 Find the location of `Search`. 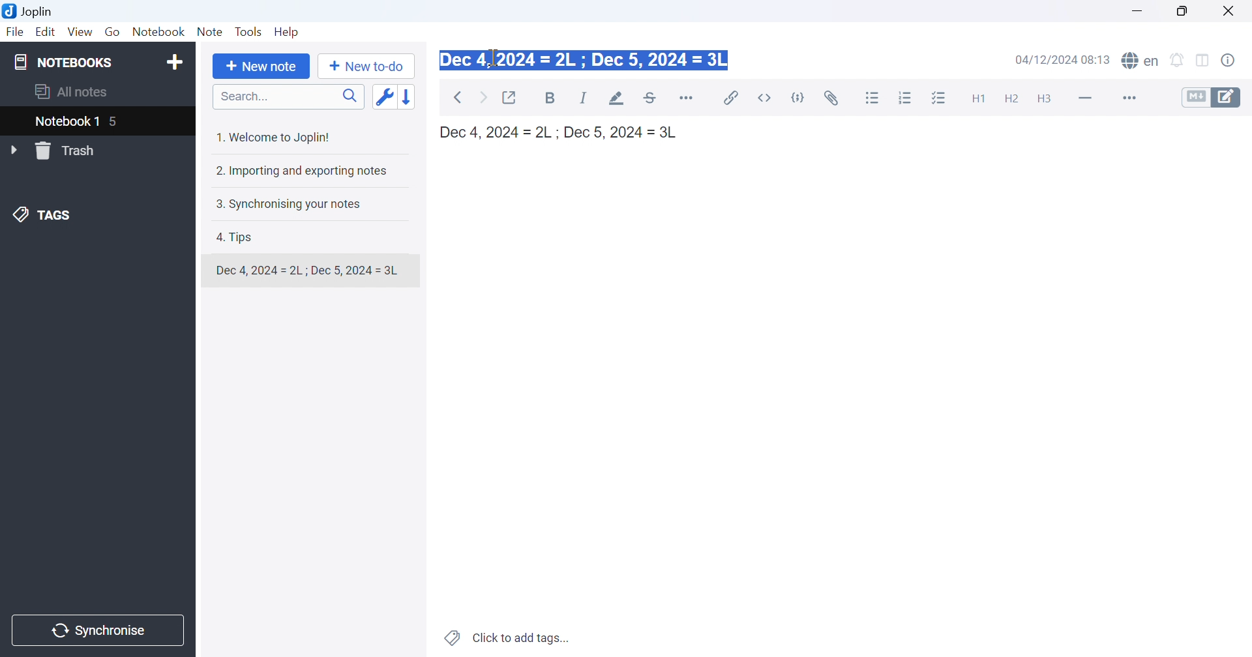

Search is located at coordinates (288, 96).